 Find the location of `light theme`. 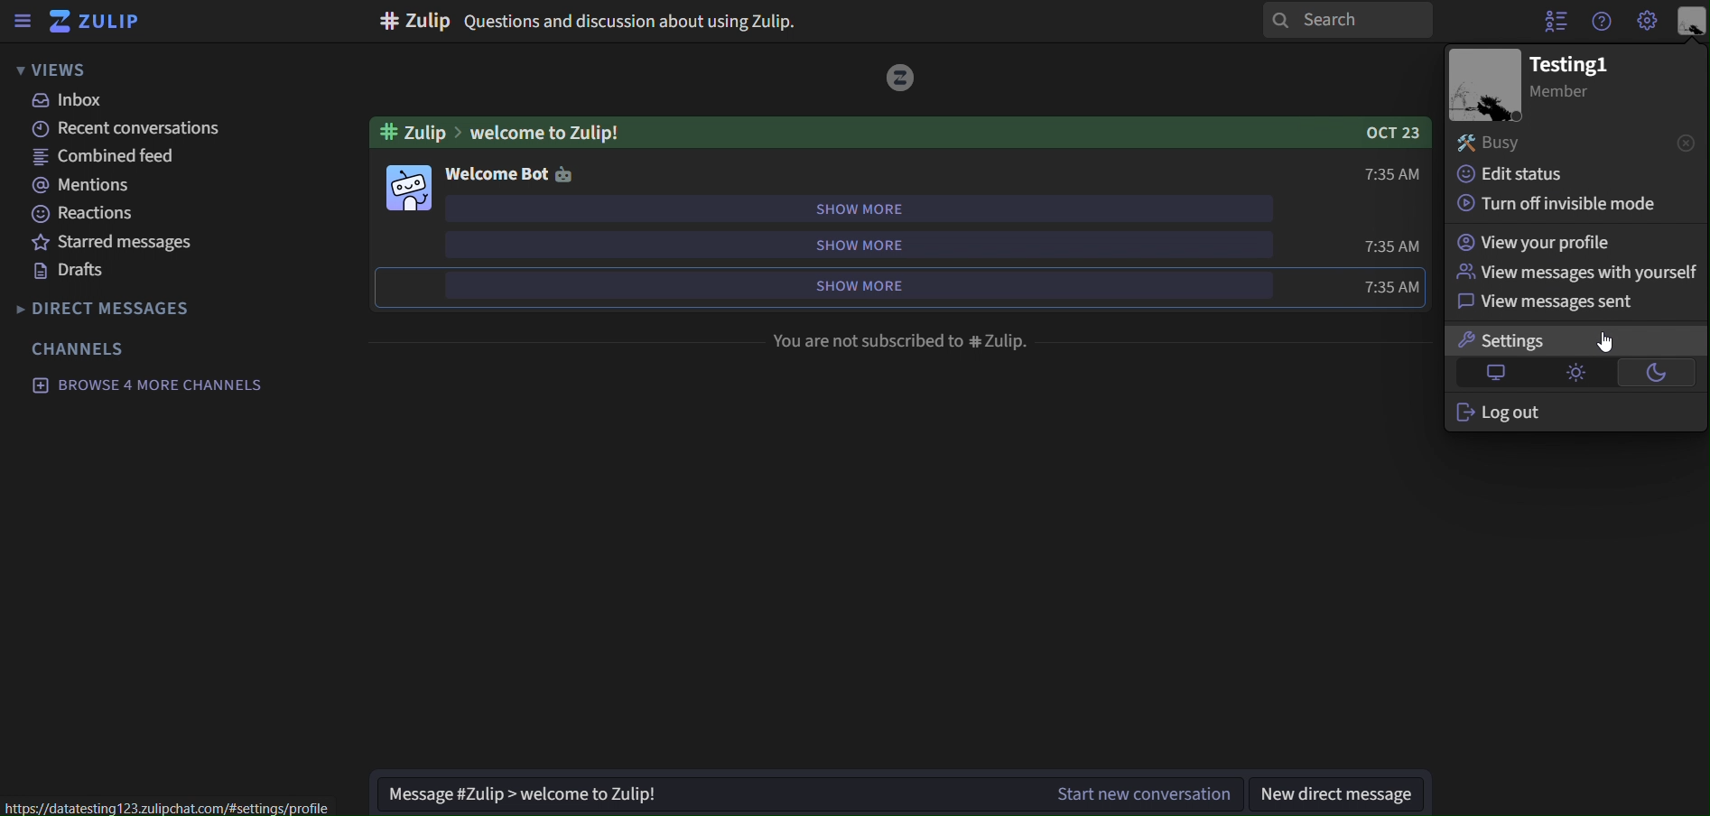

light theme is located at coordinates (1577, 373).